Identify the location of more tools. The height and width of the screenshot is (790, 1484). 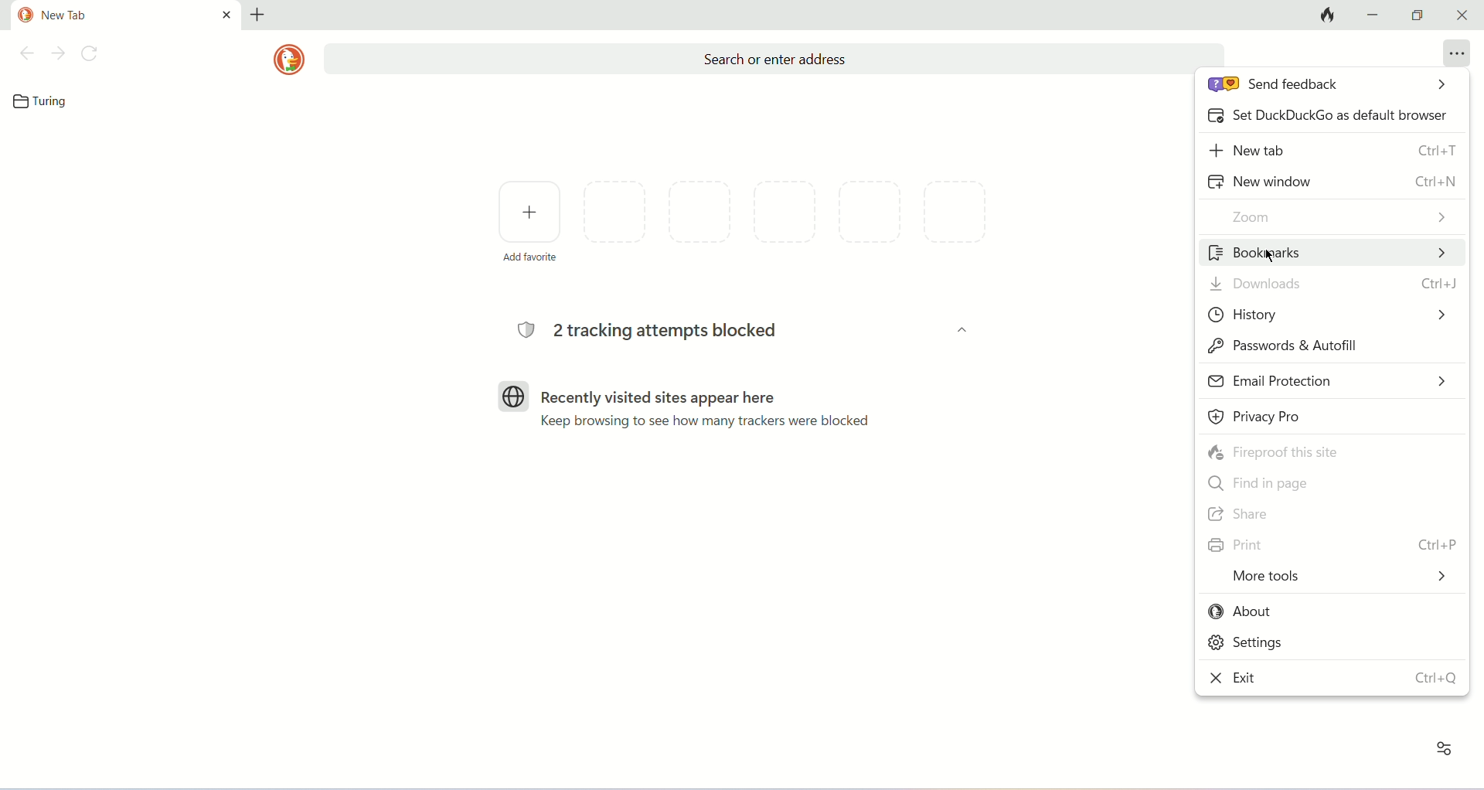
(1329, 580).